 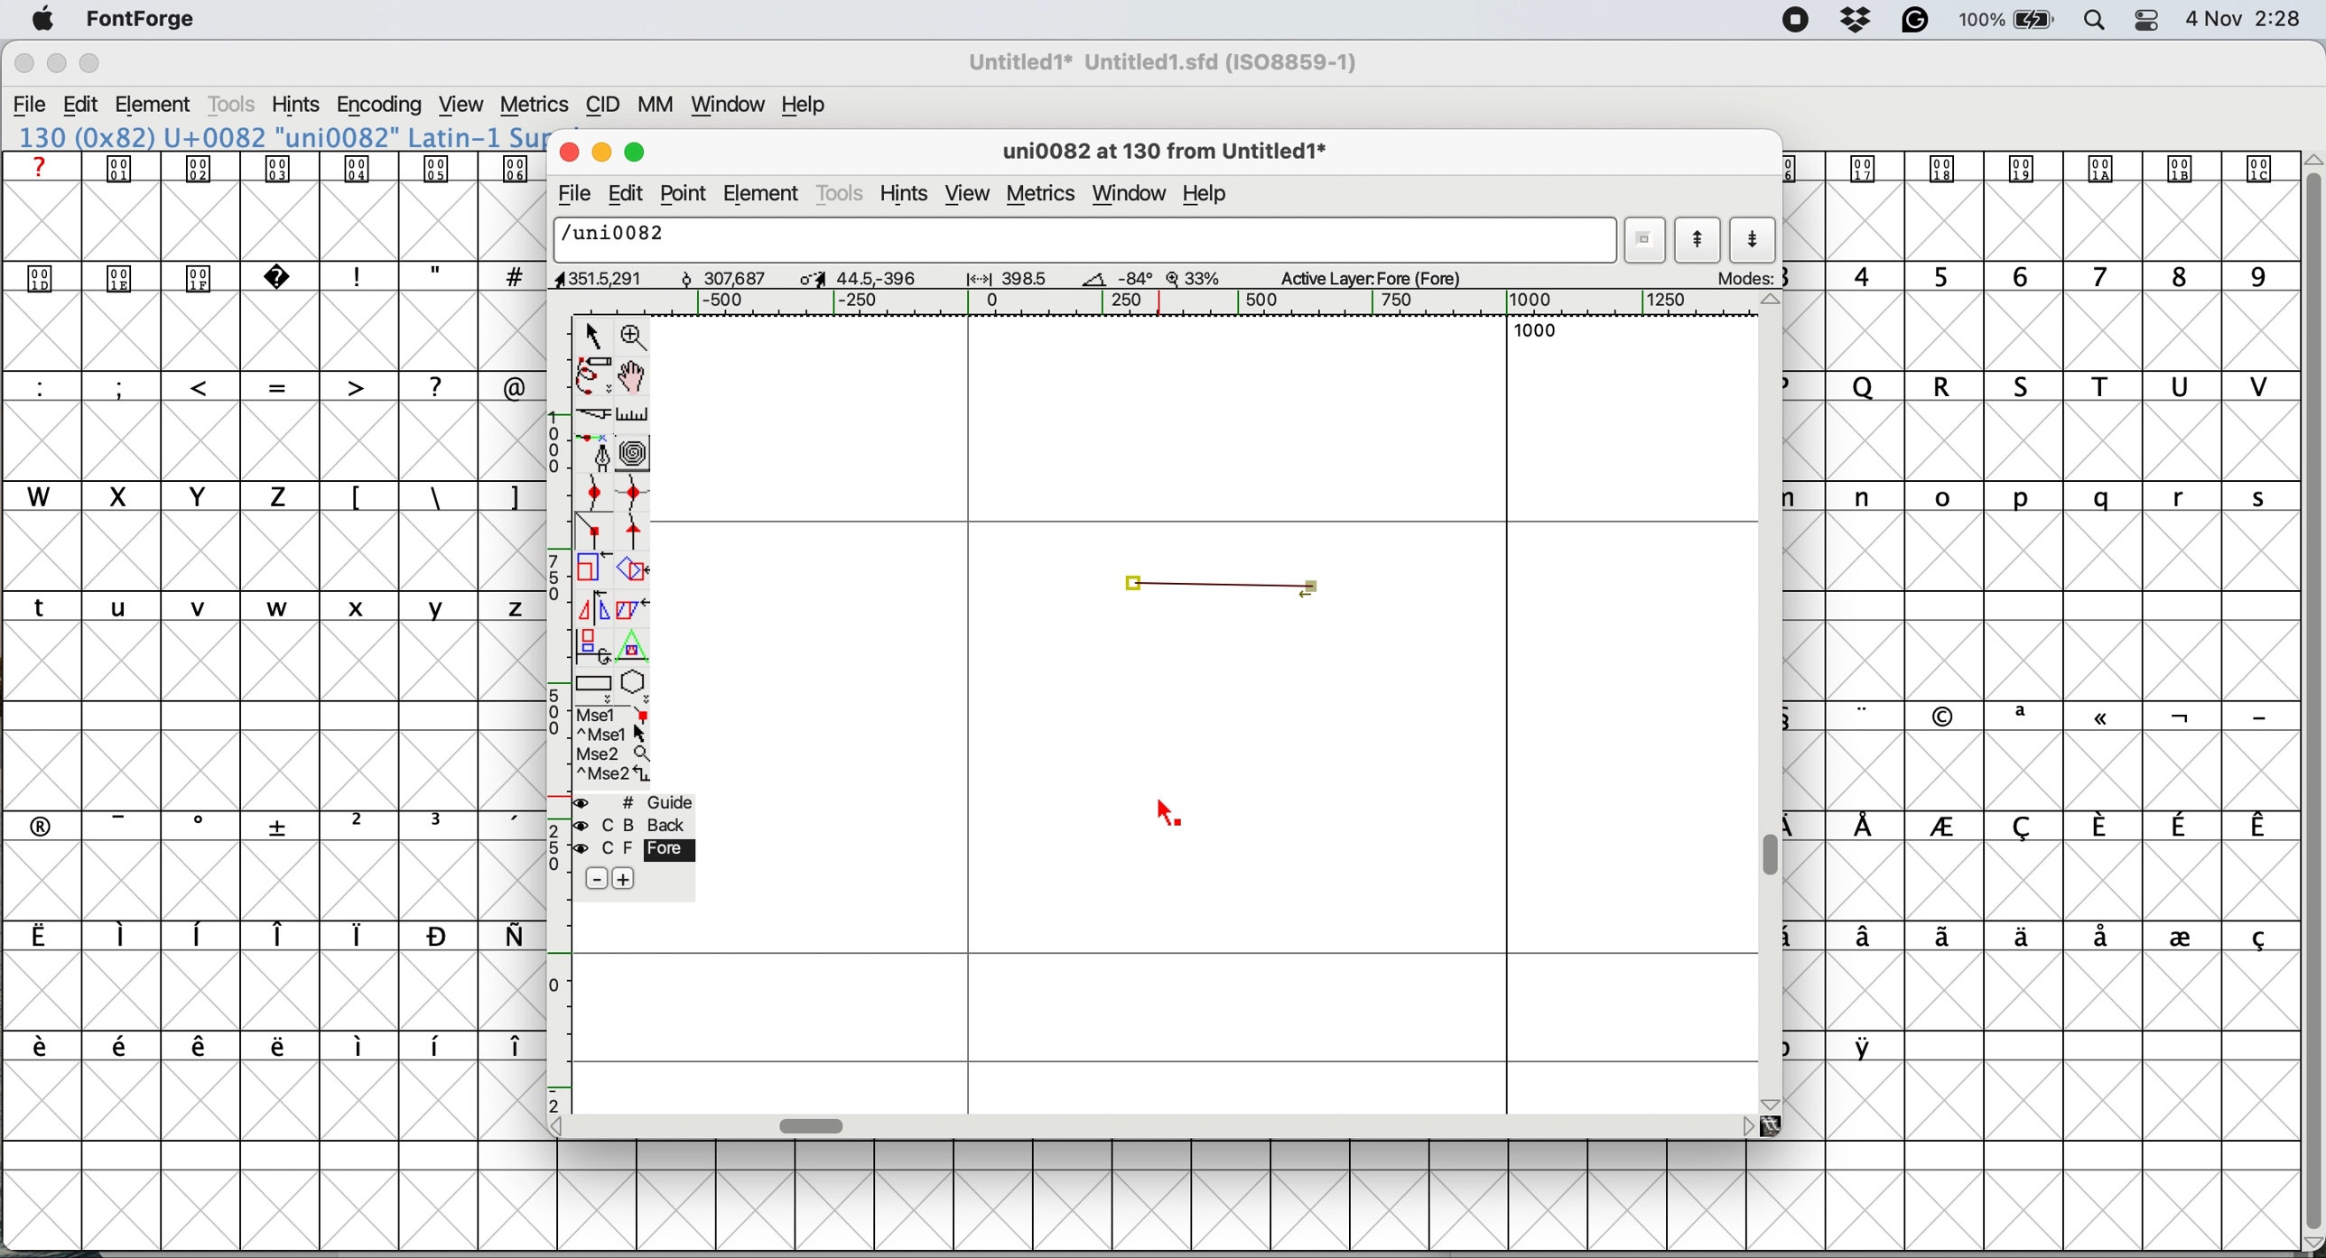 What do you see at coordinates (636, 532) in the screenshot?
I see `add a tangent point` at bounding box center [636, 532].